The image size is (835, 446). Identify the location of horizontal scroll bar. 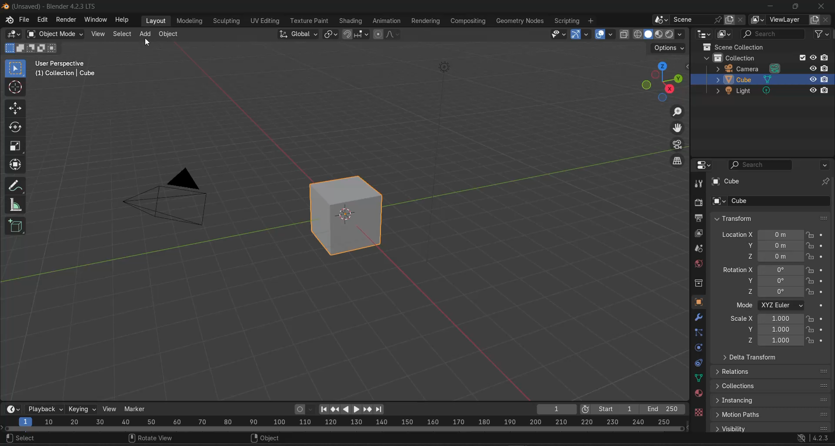
(344, 428).